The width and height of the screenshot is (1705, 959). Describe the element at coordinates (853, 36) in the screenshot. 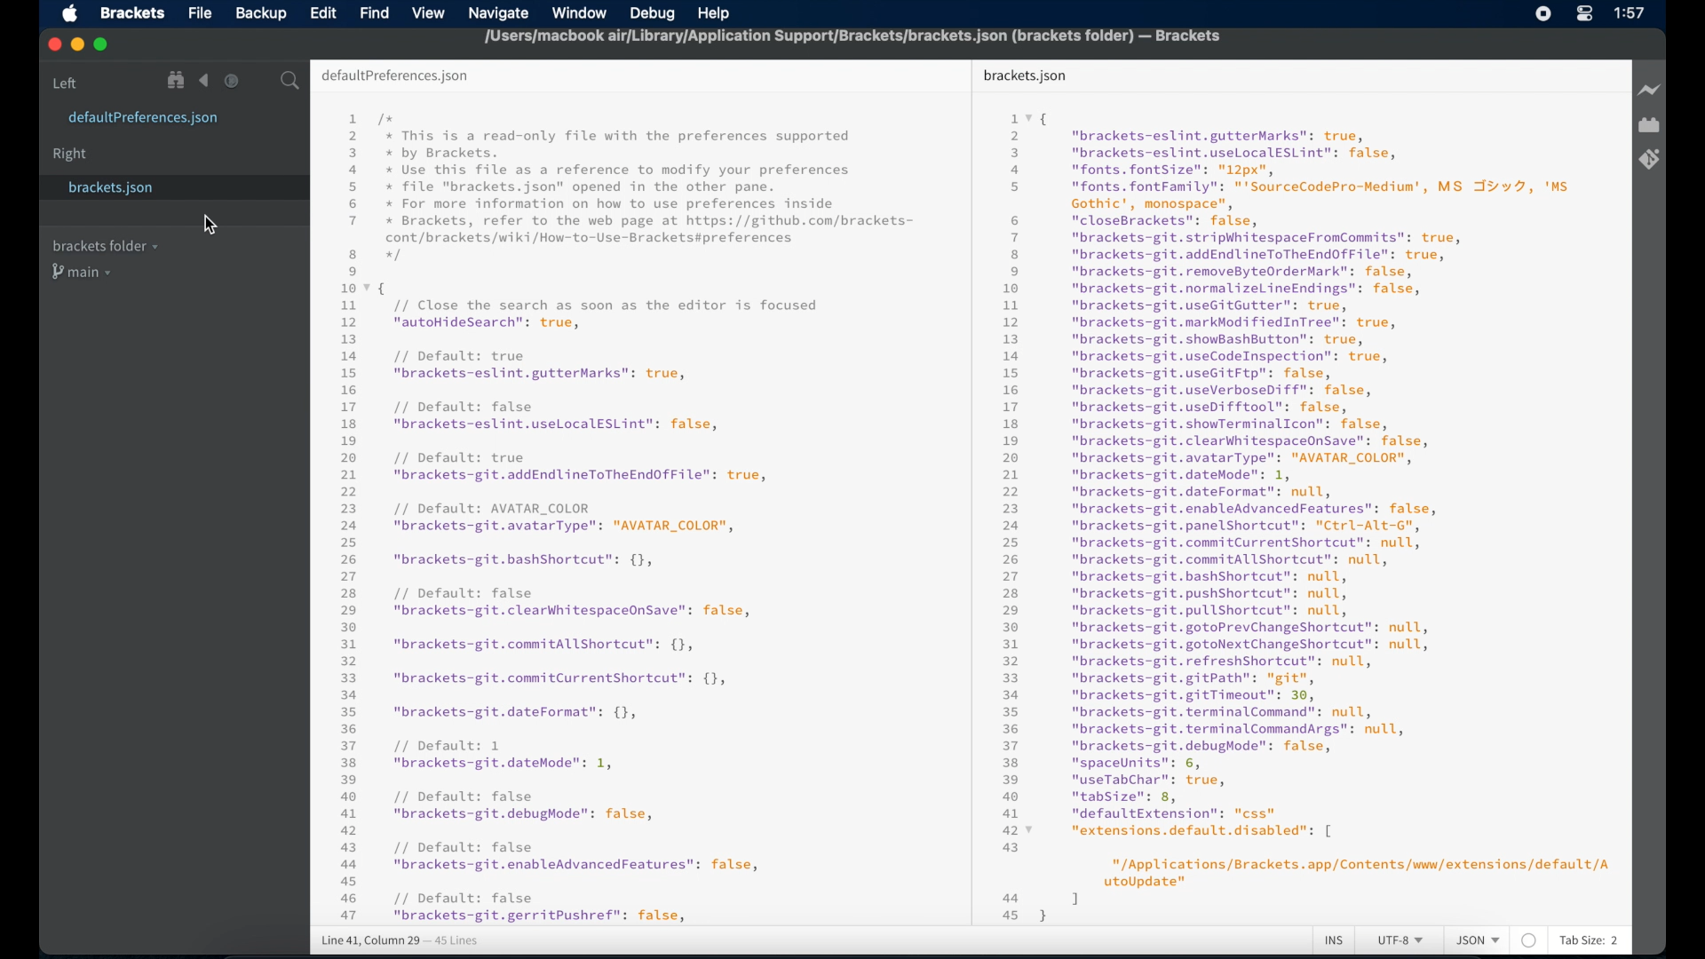

I see `/Users/macbook air/Library/Application Support/Brackets/brackets.json (brackets folder) — Brackets` at that location.